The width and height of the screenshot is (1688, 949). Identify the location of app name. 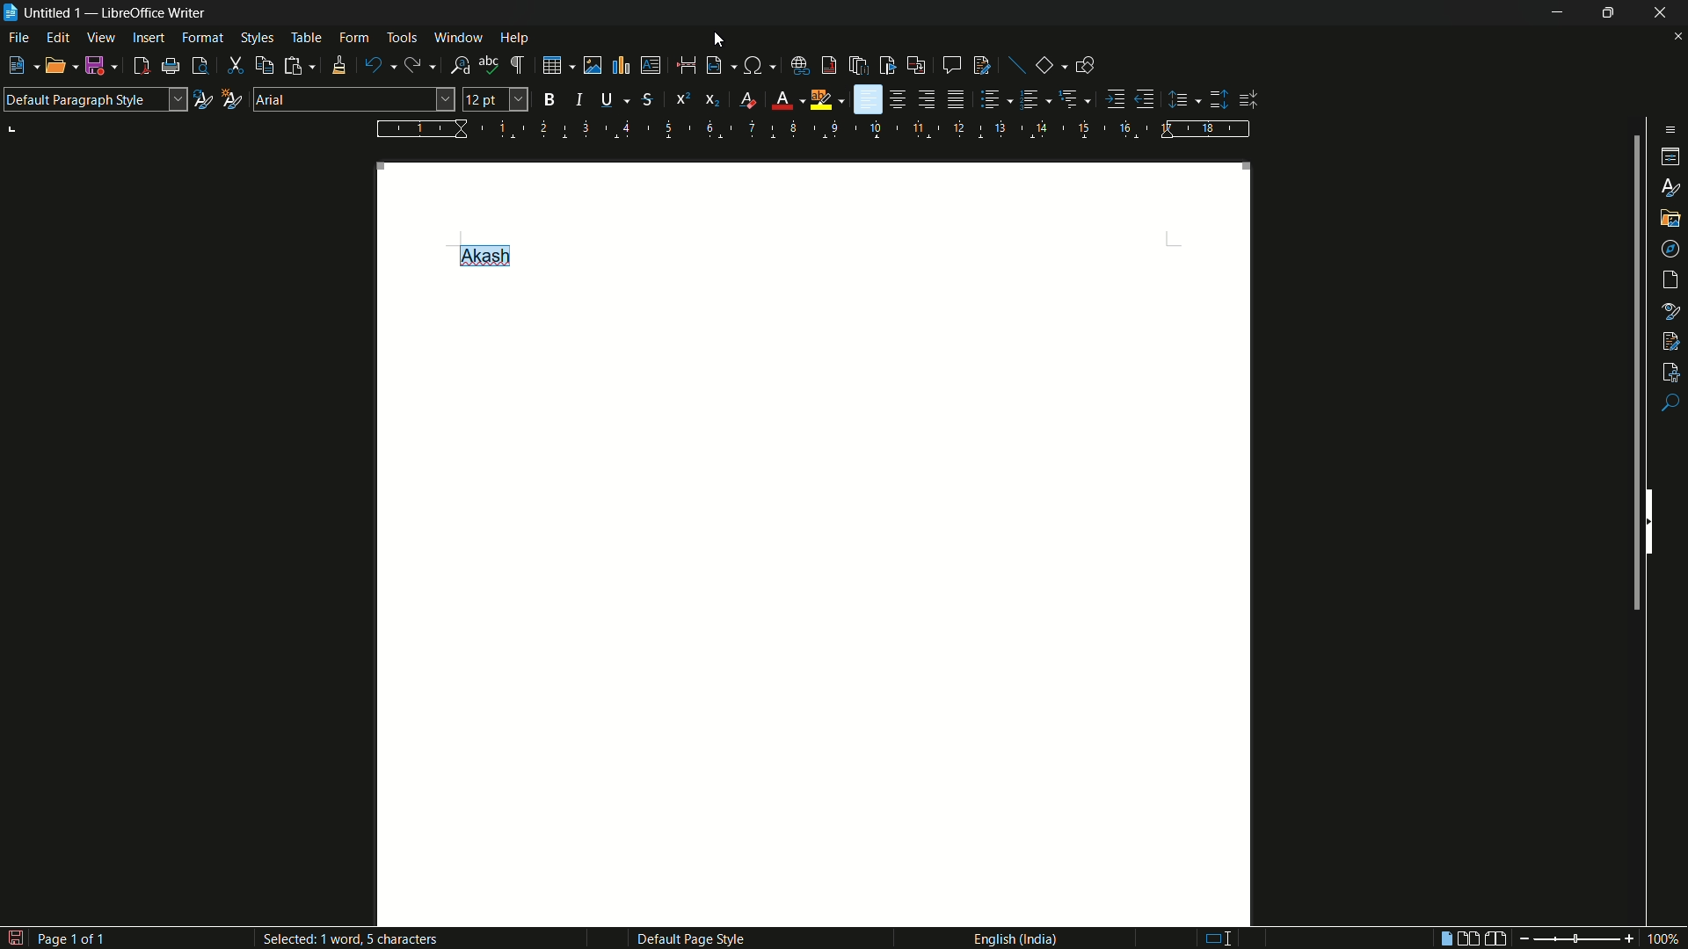
(156, 13).